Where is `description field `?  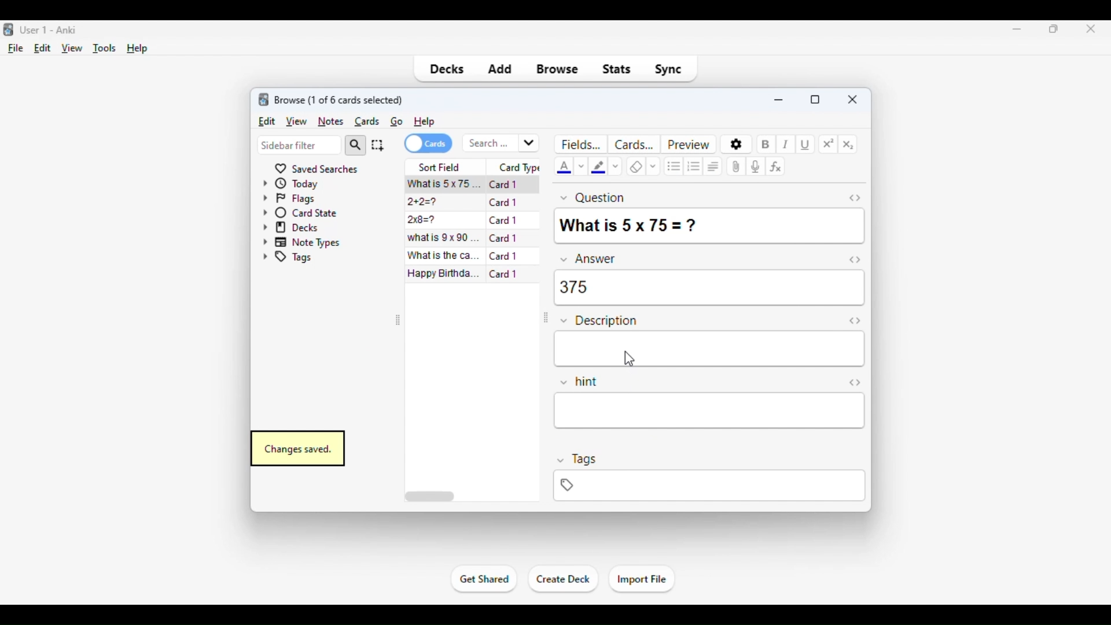
description field  is located at coordinates (599, 321).